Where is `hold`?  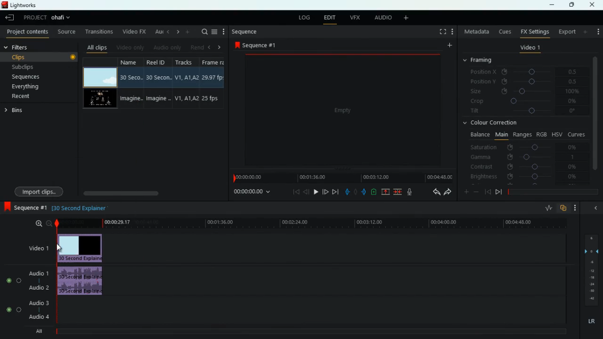 hold is located at coordinates (355, 192).